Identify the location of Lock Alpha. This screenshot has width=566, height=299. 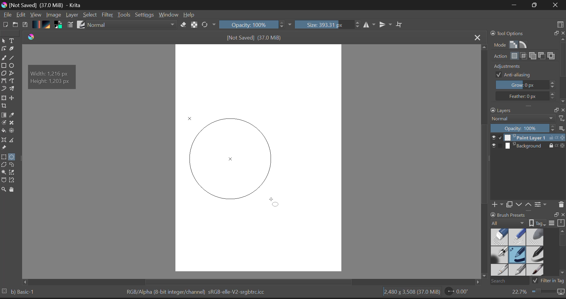
(193, 25).